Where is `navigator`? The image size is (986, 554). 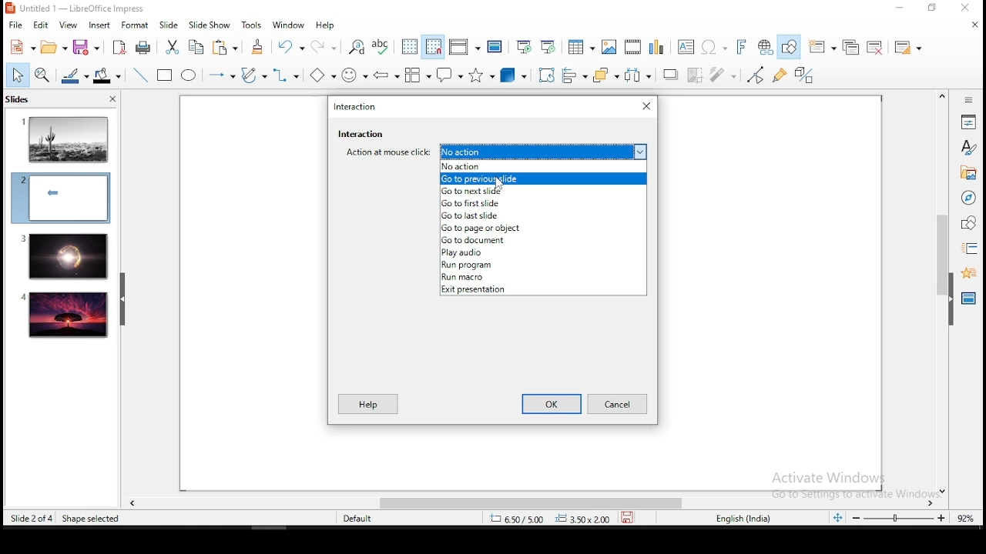
navigator is located at coordinates (968, 199).